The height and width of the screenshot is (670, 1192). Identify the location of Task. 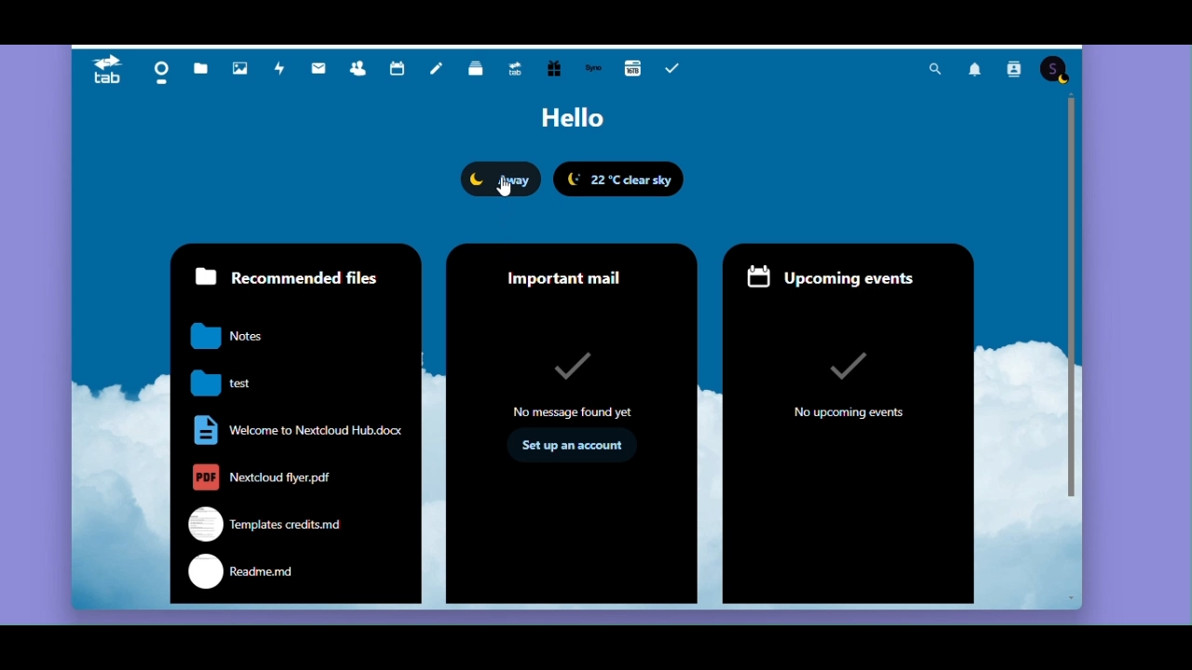
(675, 68).